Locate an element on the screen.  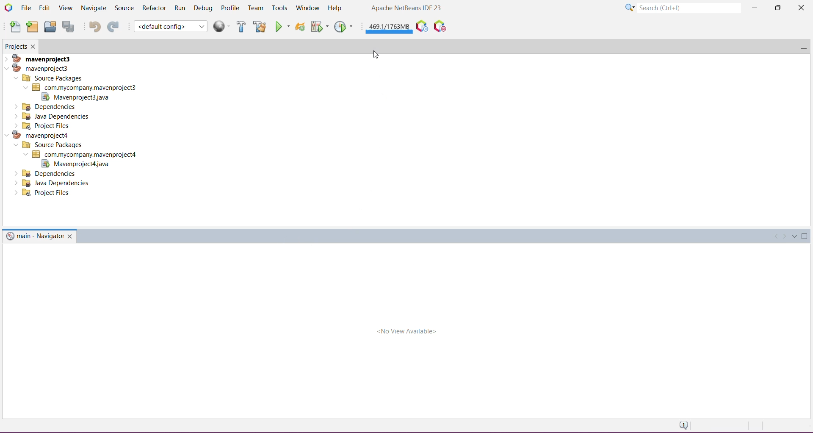
Tools is located at coordinates (279, 8).